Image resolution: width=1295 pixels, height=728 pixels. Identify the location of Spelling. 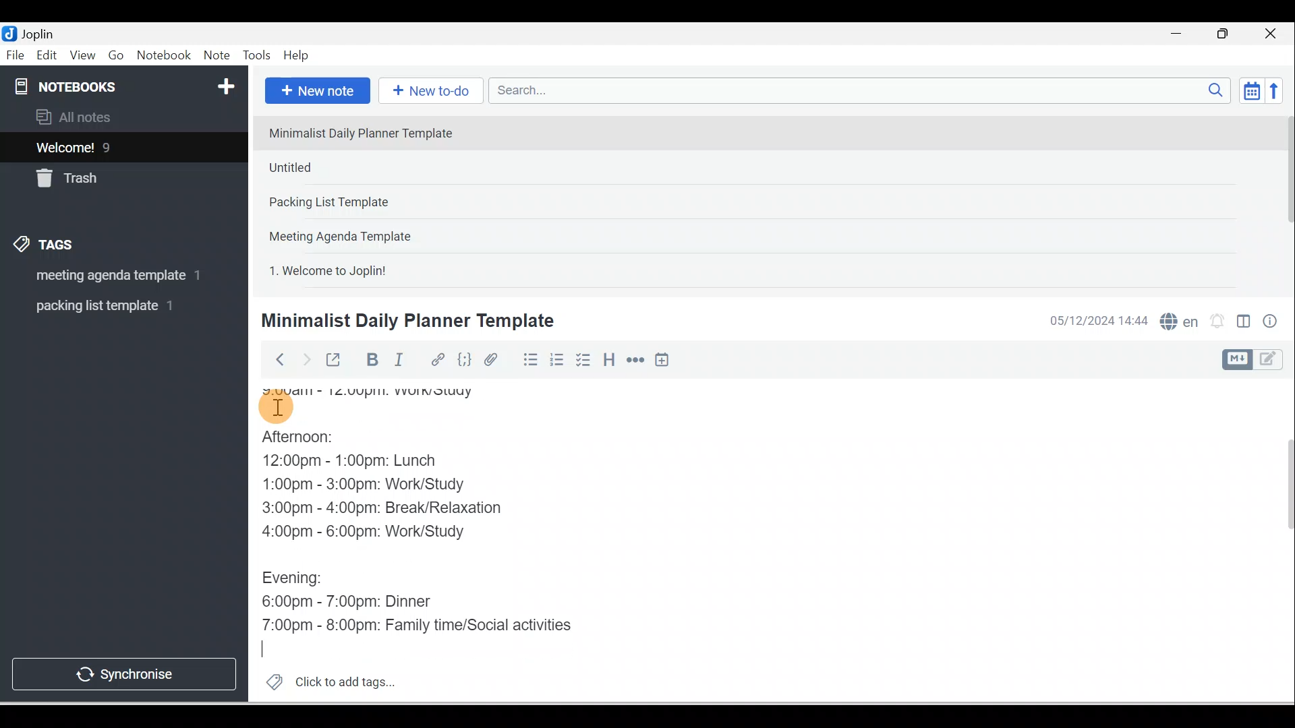
(1176, 320).